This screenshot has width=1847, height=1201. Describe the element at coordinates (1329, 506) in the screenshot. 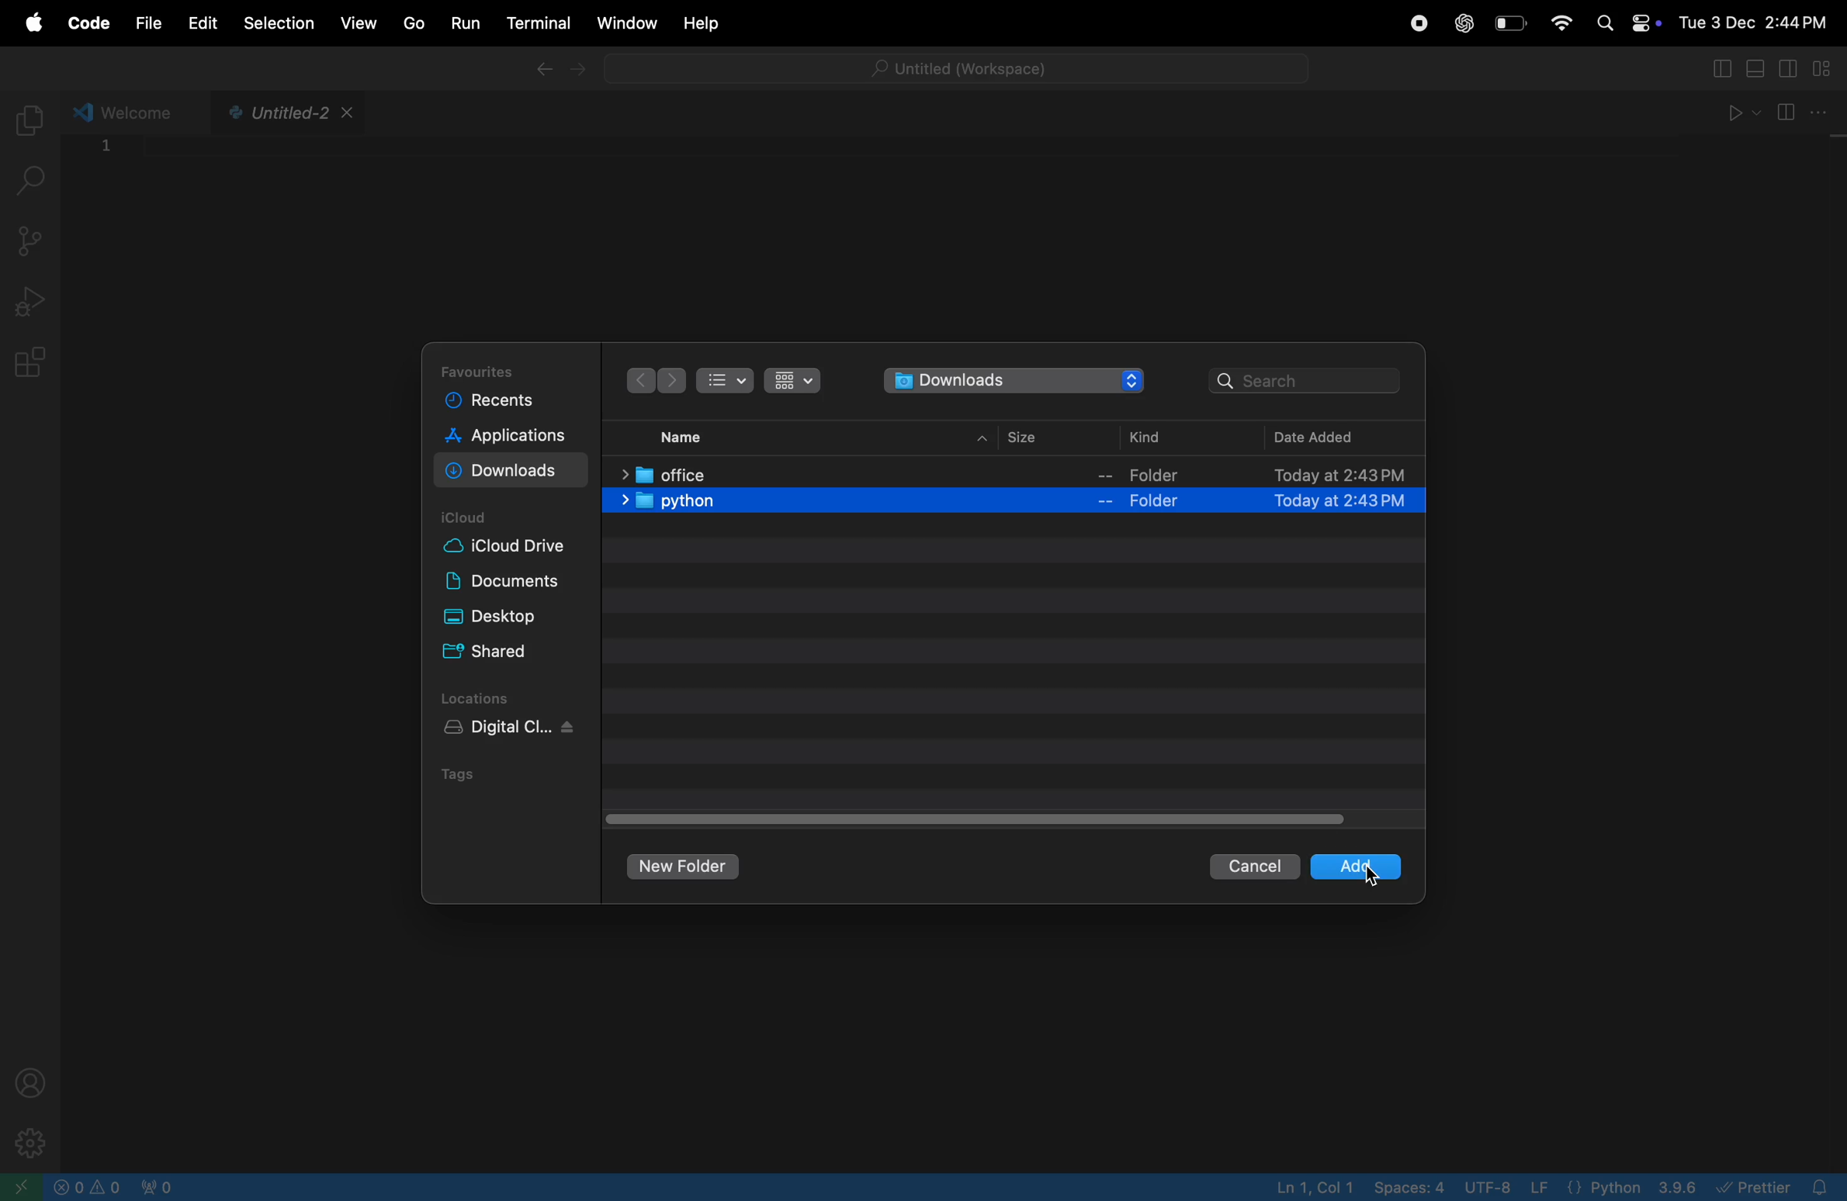

I see `date time` at that location.